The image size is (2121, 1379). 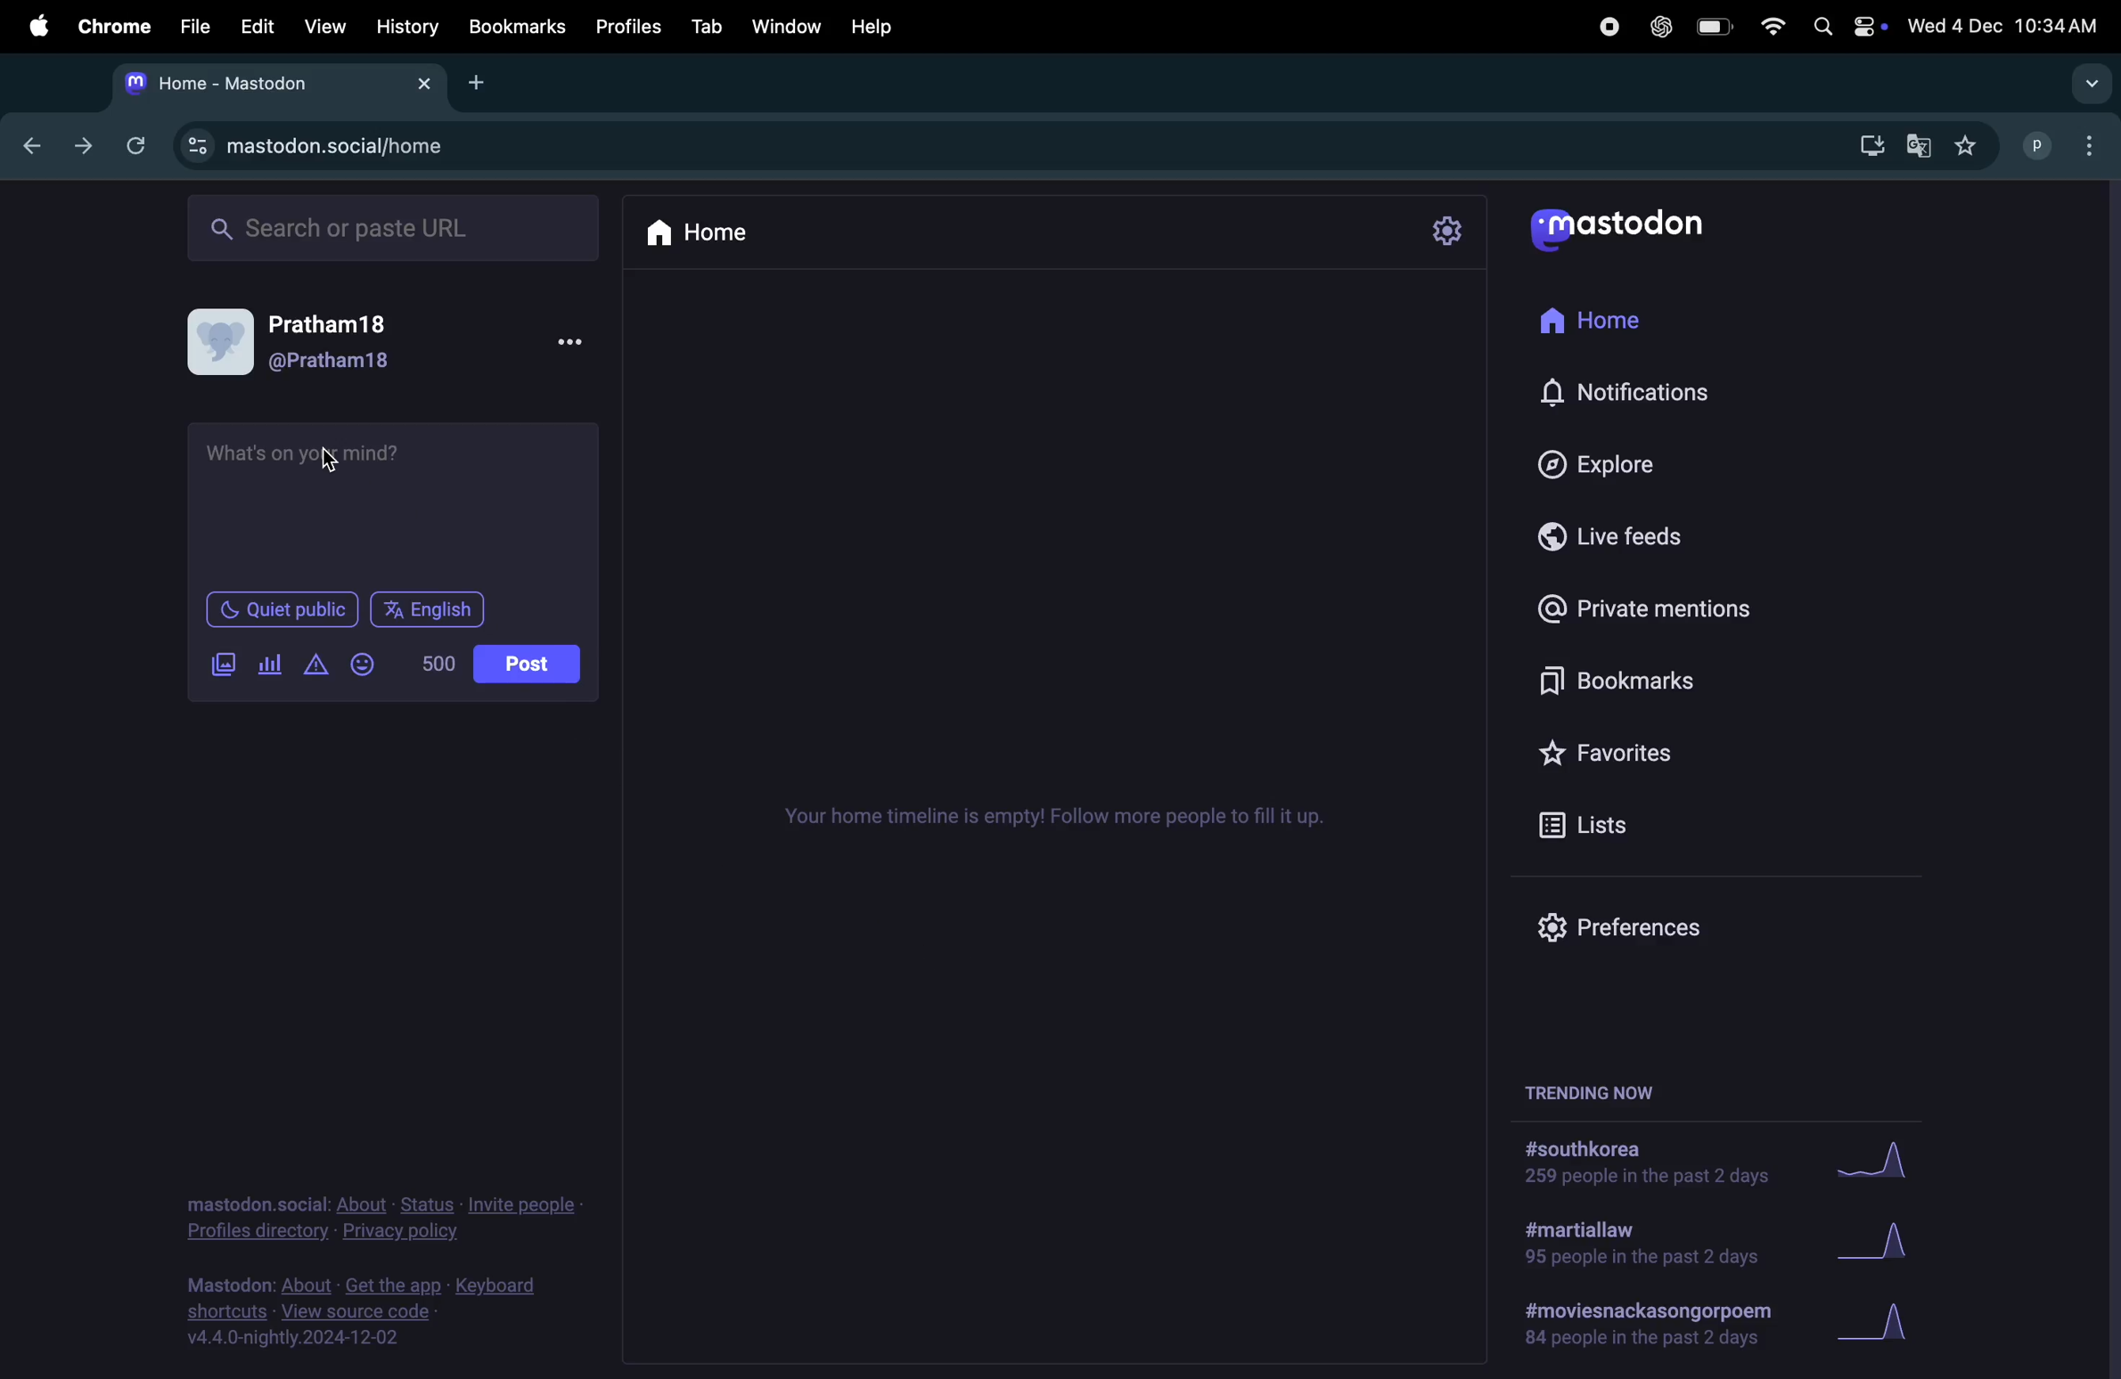 What do you see at coordinates (1606, 322) in the screenshot?
I see `Home` at bounding box center [1606, 322].